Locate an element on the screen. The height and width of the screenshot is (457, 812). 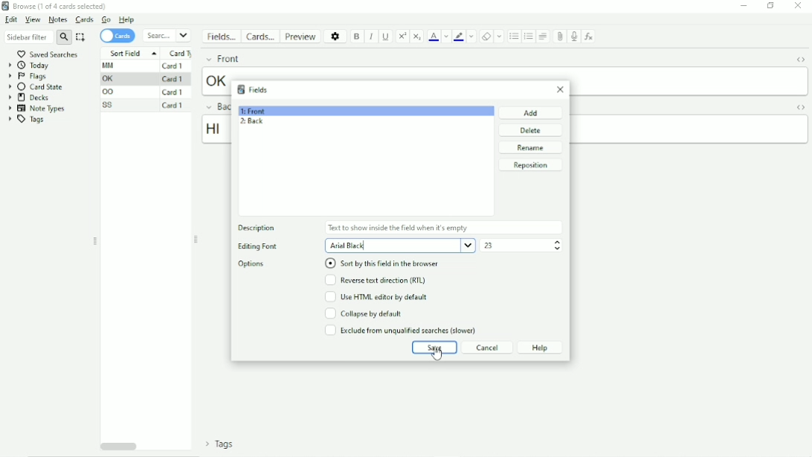
Add is located at coordinates (530, 112).